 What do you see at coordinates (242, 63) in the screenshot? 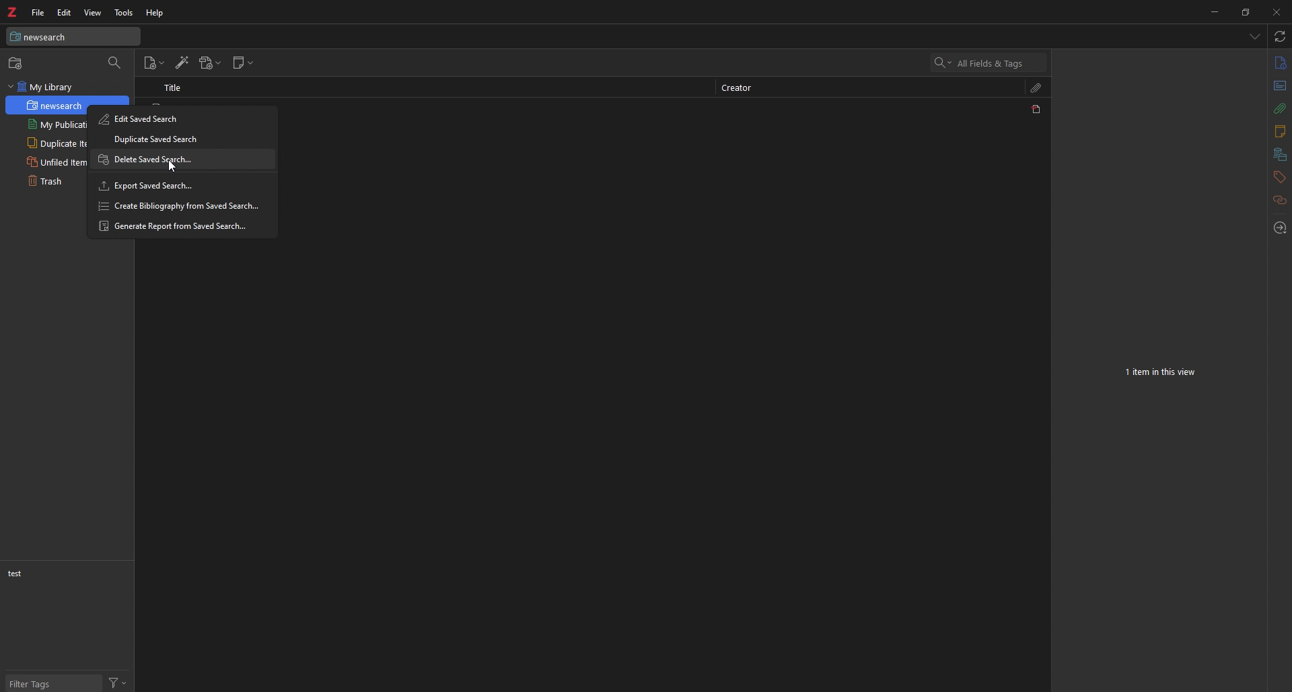
I see `new note` at bounding box center [242, 63].